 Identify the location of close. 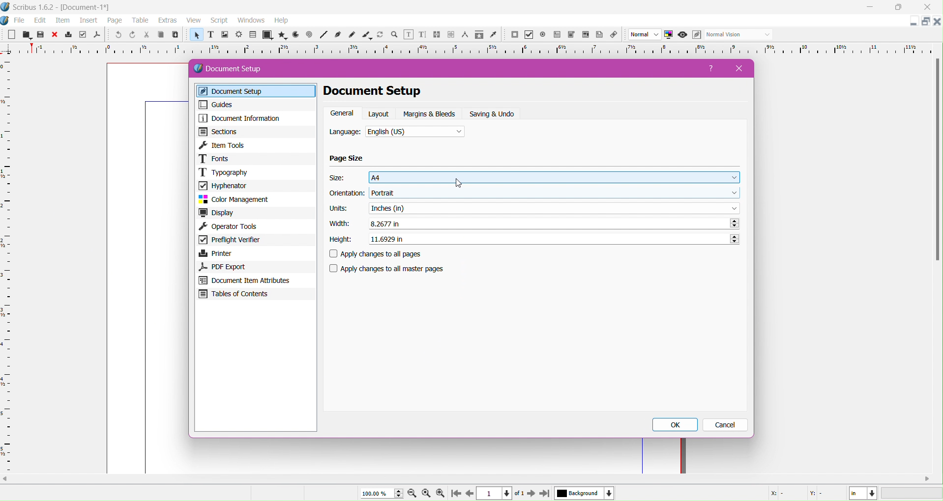
(55, 35).